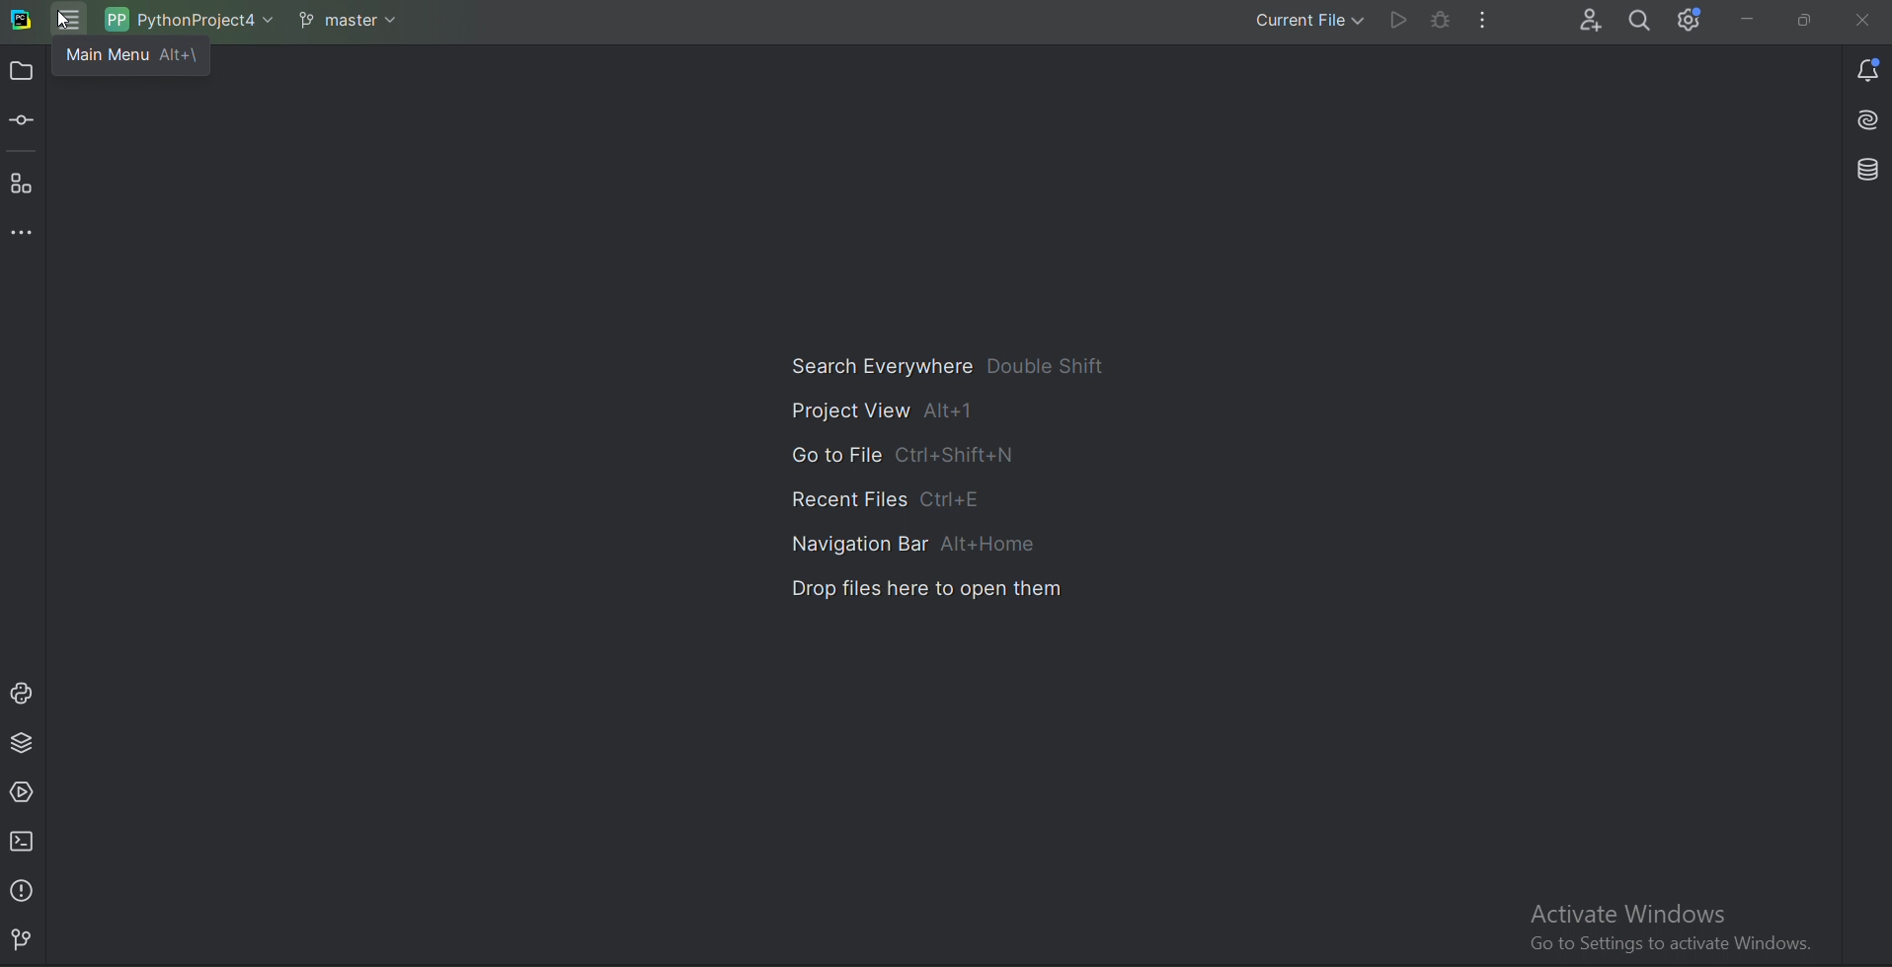 The width and height of the screenshot is (1892, 967). Describe the element at coordinates (953, 365) in the screenshot. I see `Search Everywhere Double Shift` at that location.